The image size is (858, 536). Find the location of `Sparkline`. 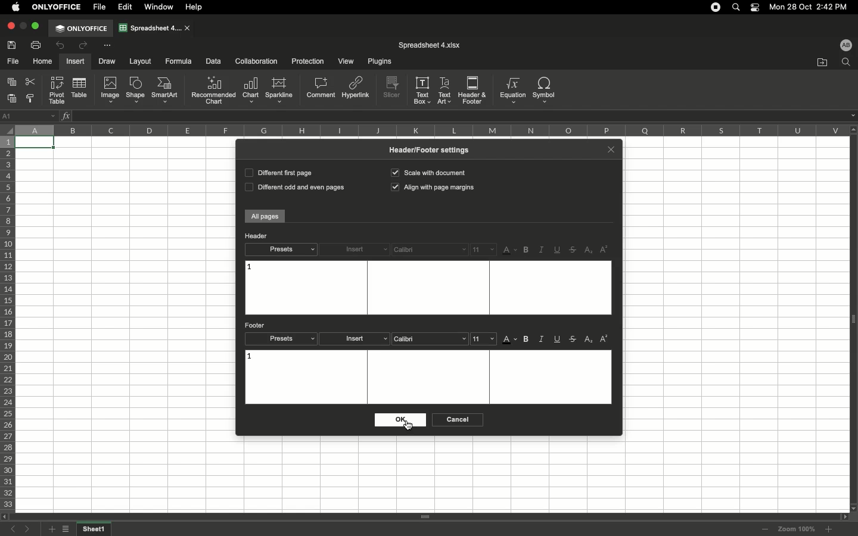

Sparkline is located at coordinates (279, 90).